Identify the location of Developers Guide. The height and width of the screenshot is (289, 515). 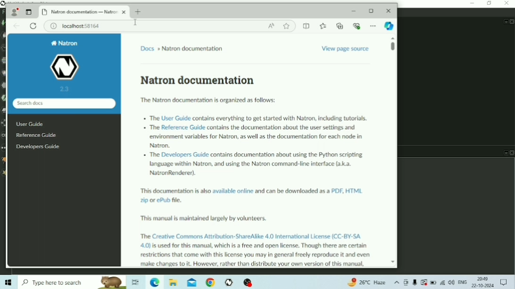
(37, 147).